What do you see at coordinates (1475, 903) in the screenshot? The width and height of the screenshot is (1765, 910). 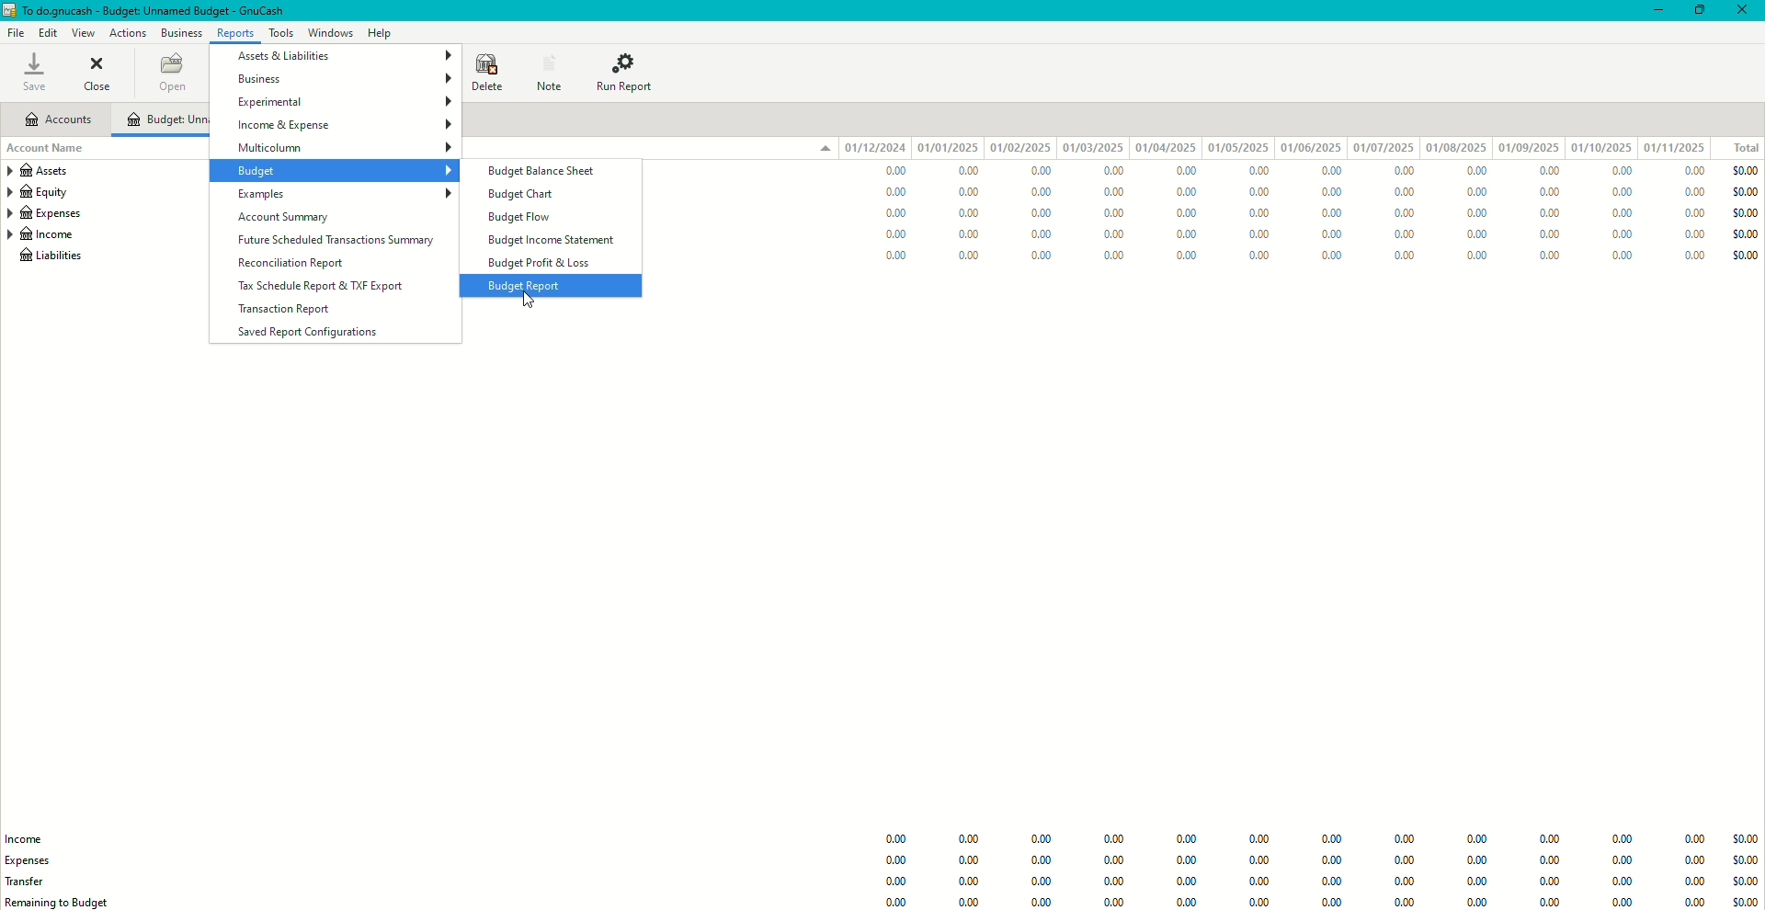 I see `0.00` at bounding box center [1475, 903].